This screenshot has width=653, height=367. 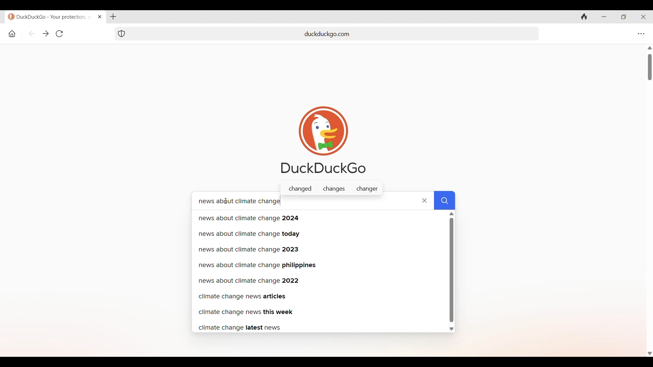 I want to click on Add new tab, so click(x=113, y=17).